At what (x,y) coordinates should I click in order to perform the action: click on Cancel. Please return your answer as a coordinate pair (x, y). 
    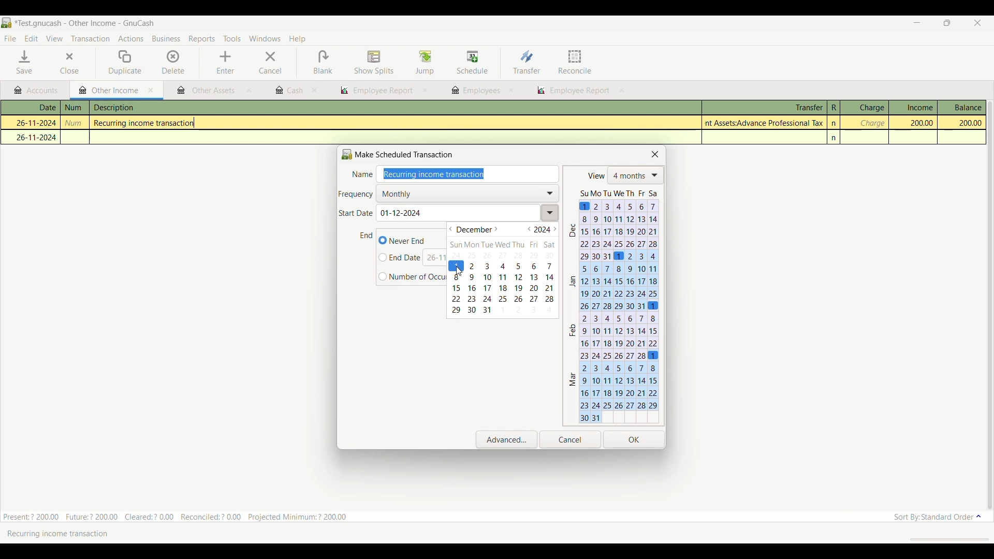
    Looking at the image, I should click on (270, 63).